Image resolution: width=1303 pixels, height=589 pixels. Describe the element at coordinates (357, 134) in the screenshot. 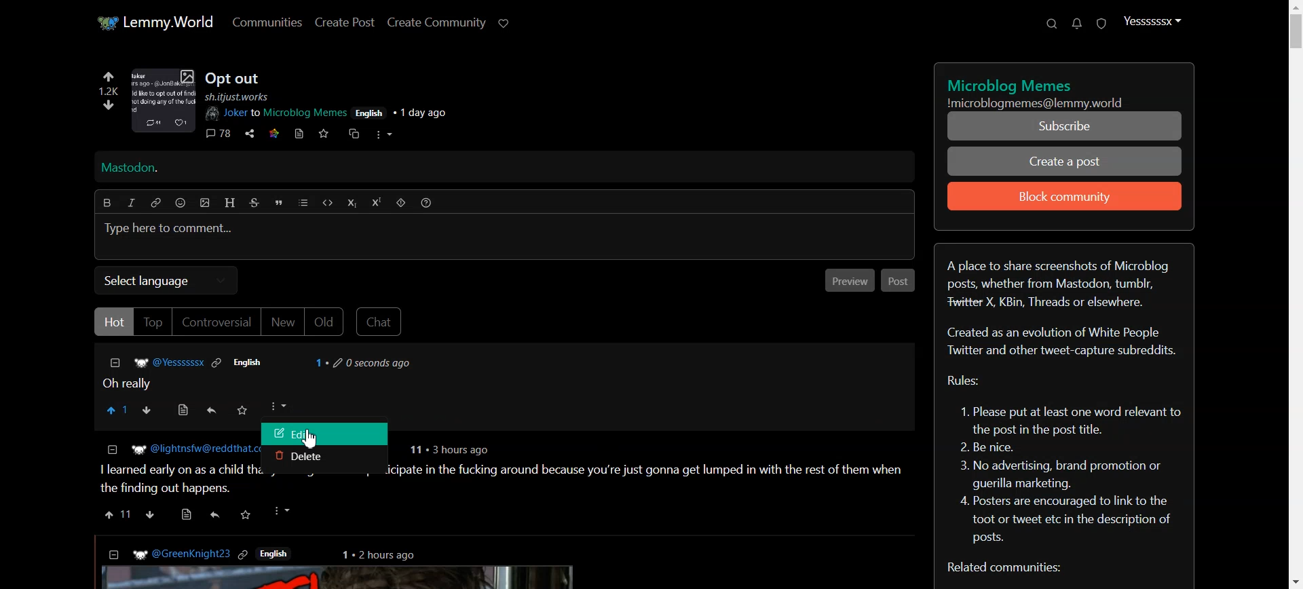

I see `cross share` at that location.